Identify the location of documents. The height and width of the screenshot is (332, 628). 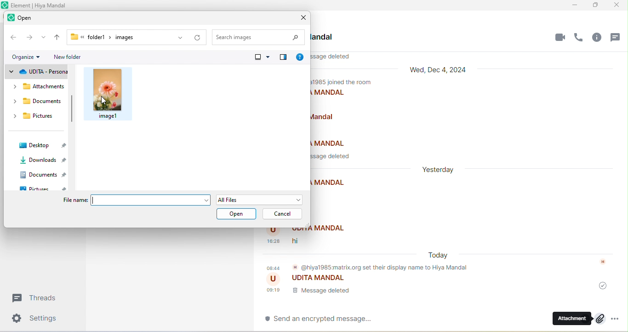
(43, 176).